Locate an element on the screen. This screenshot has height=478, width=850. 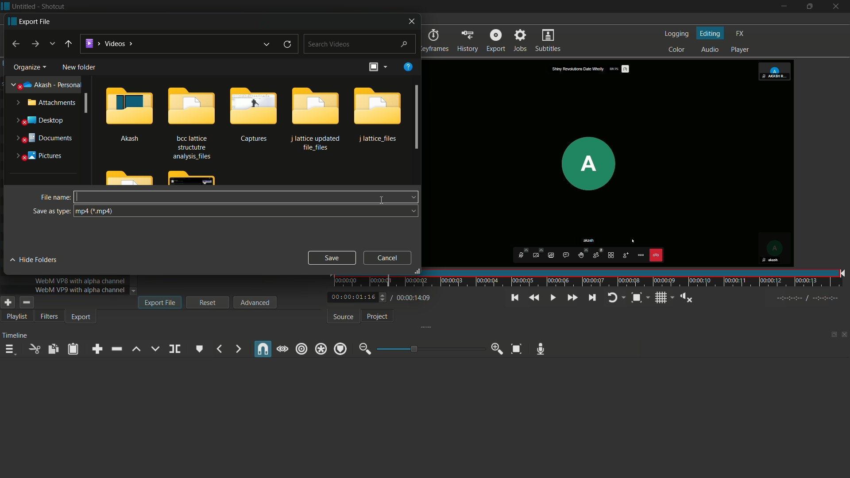
new folder is located at coordinates (79, 67).